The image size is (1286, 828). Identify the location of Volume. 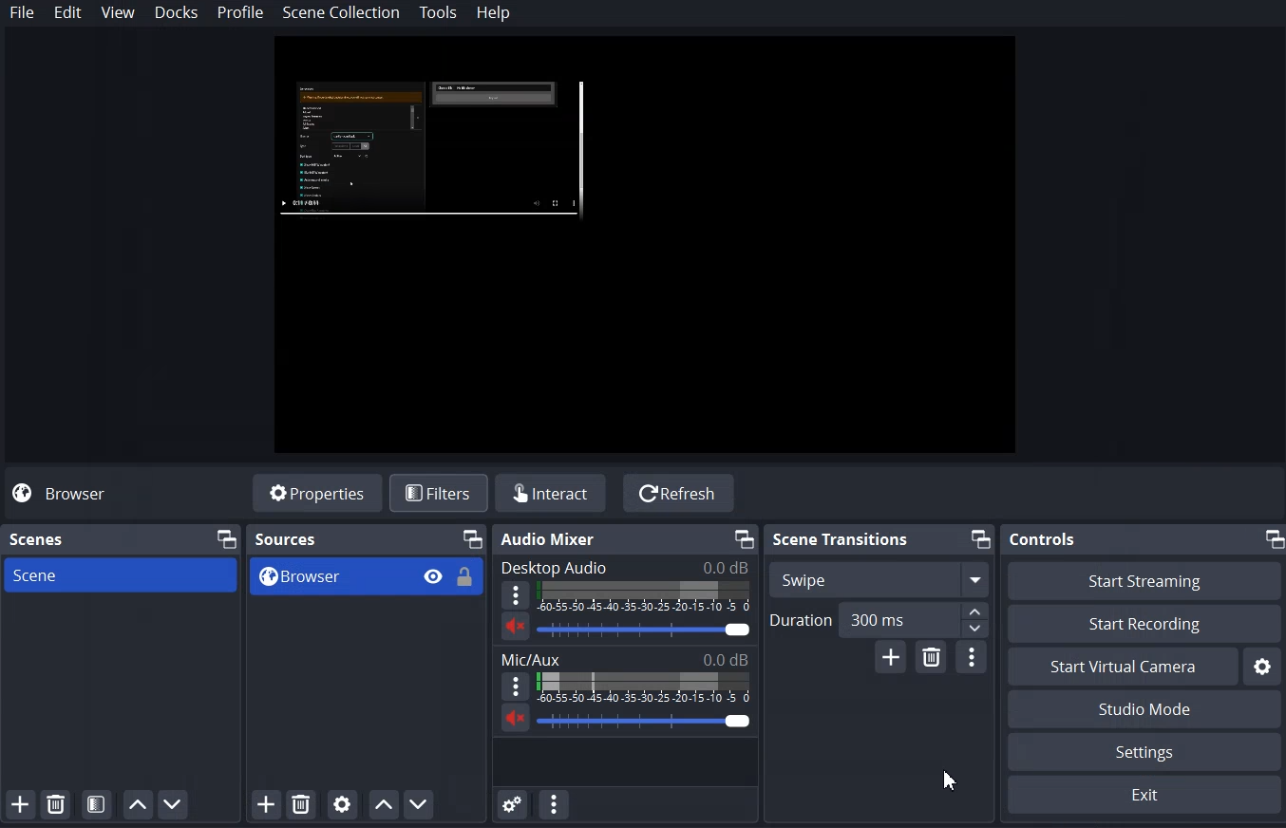
(516, 717).